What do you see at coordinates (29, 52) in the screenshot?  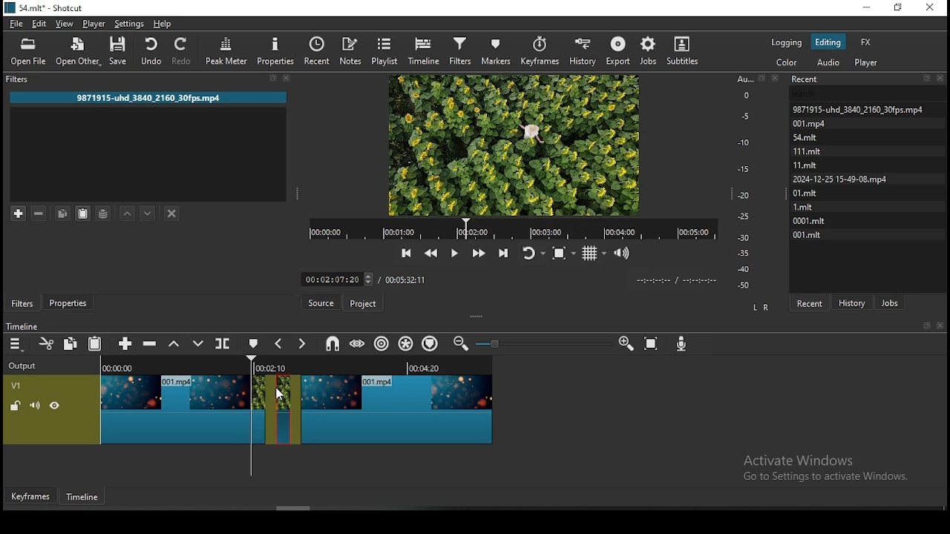 I see `open file` at bounding box center [29, 52].